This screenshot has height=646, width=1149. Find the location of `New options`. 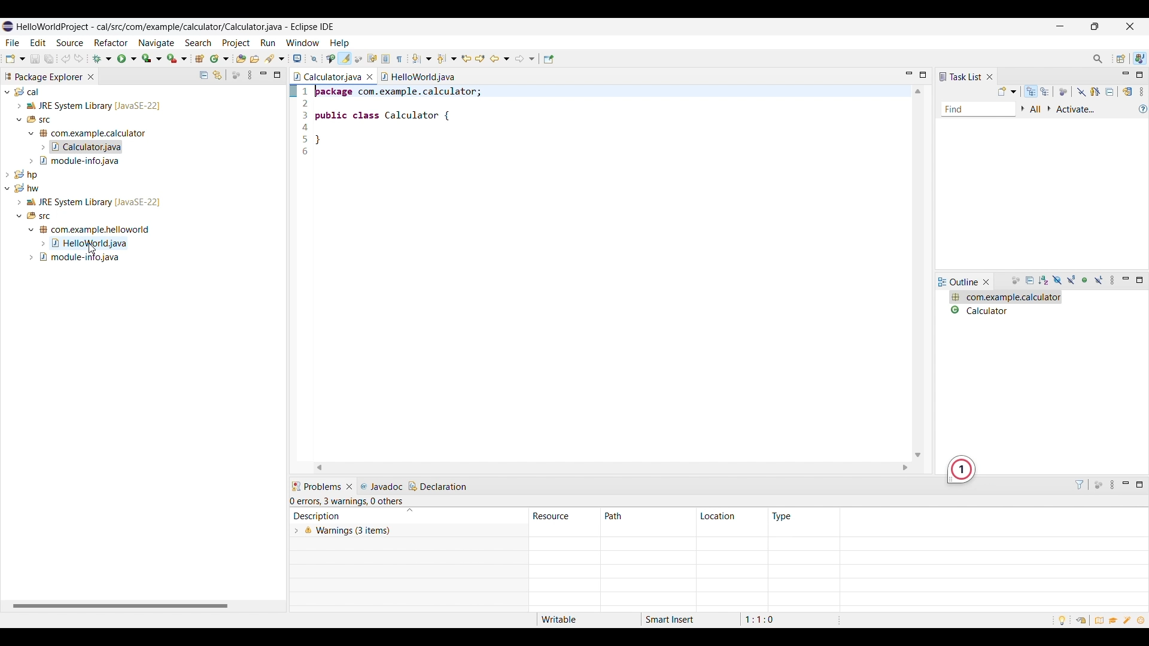

New options is located at coordinates (16, 59).